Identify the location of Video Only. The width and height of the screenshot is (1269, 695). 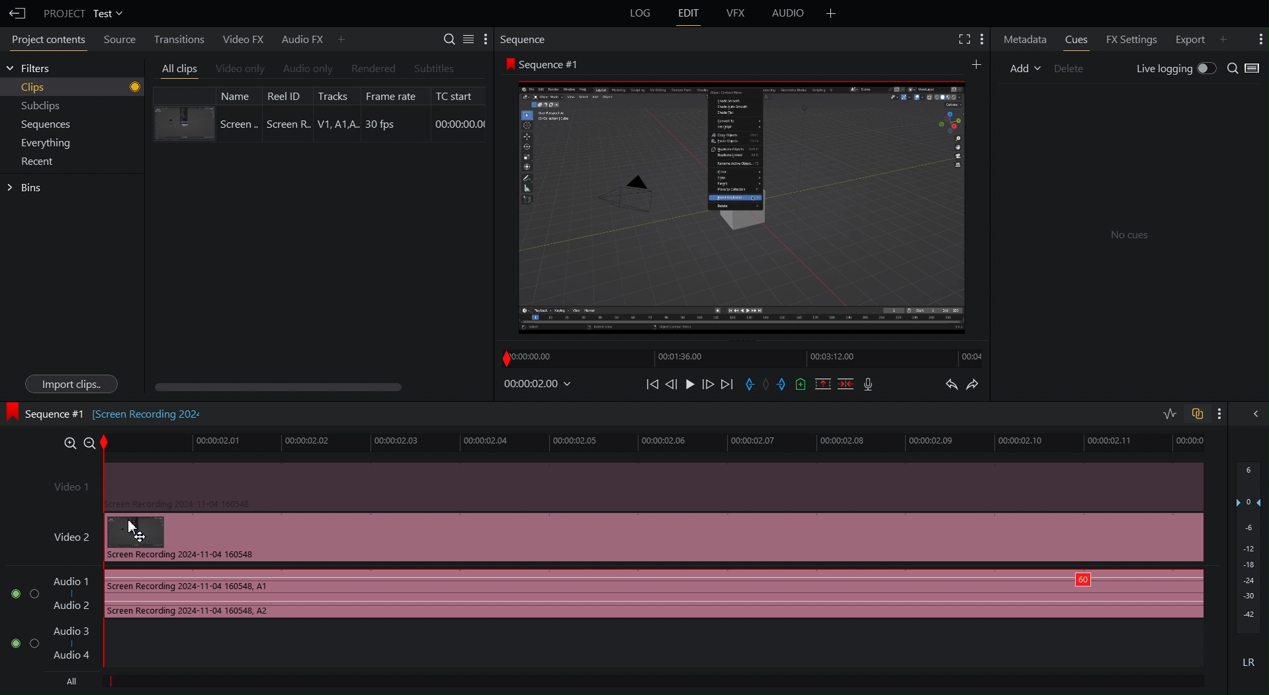
(240, 68).